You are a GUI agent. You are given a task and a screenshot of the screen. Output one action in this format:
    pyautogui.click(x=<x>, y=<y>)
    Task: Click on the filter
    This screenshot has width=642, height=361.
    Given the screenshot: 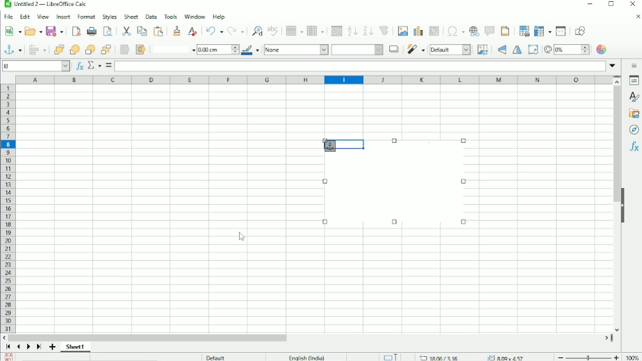 What is the action you would take?
    pyautogui.click(x=416, y=50)
    